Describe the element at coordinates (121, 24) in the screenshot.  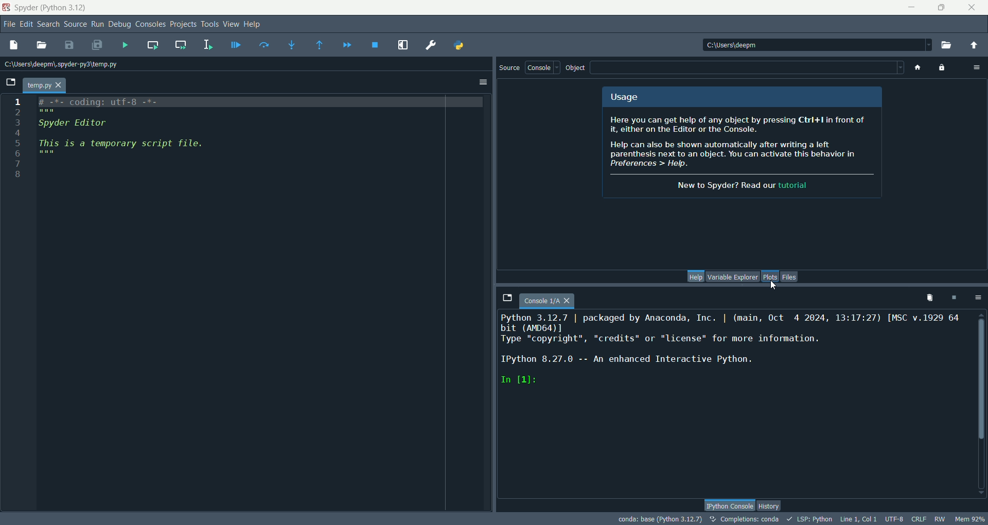
I see `debug` at that location.